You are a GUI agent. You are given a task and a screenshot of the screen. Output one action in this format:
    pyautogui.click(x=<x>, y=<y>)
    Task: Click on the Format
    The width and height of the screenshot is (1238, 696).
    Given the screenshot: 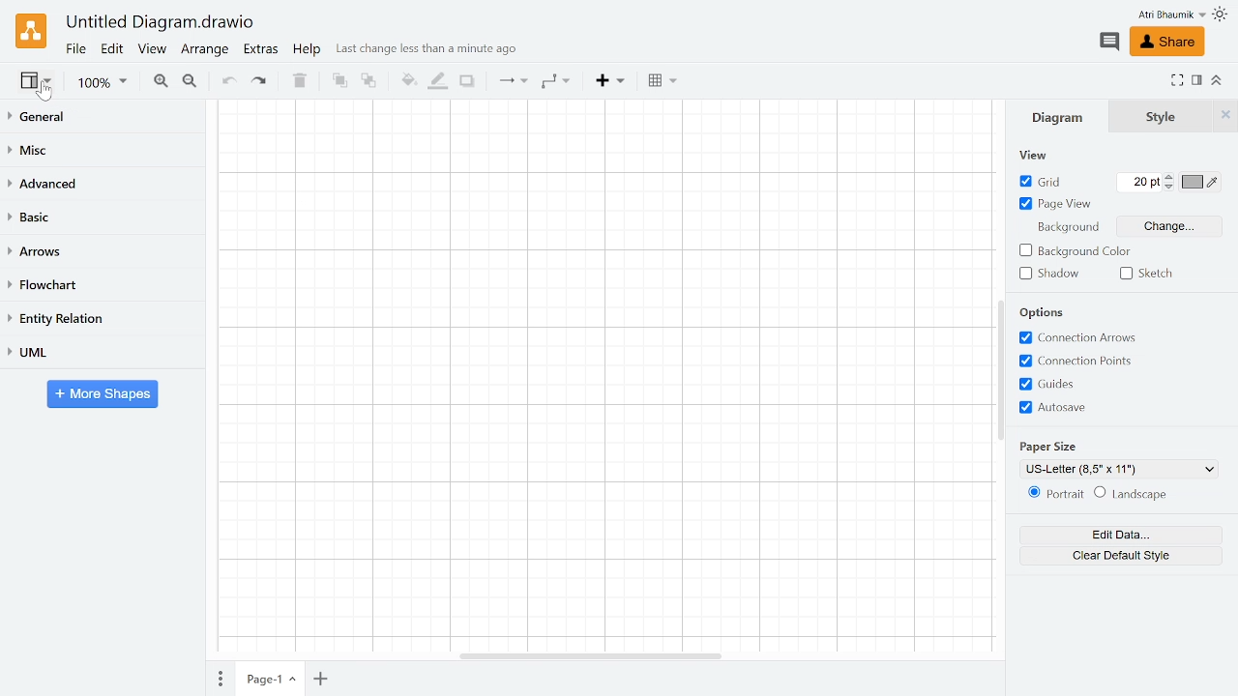 What is the action you would take?
    pyautogui.click(x=1197, y=80)
    